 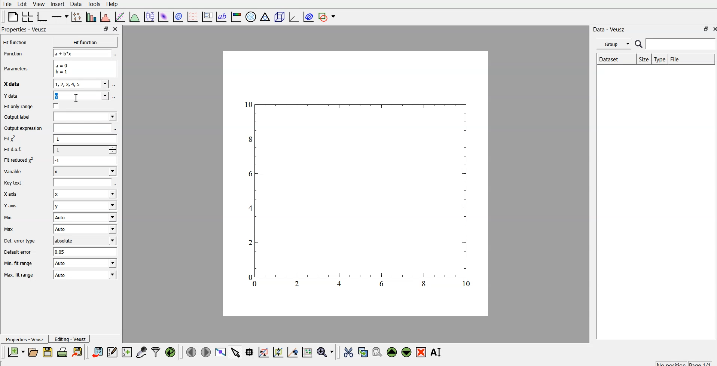 What do you see at coordinates (38, 4) in the screenshot?
I see `view` at bounding box center [38, 4].